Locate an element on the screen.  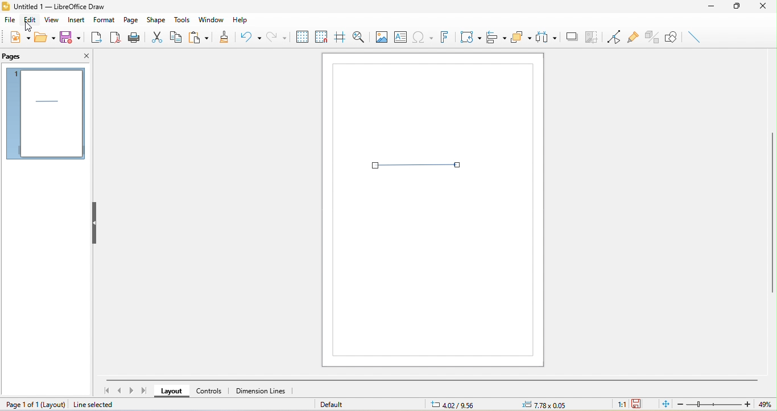
hide is located at coordinates (96, 222).